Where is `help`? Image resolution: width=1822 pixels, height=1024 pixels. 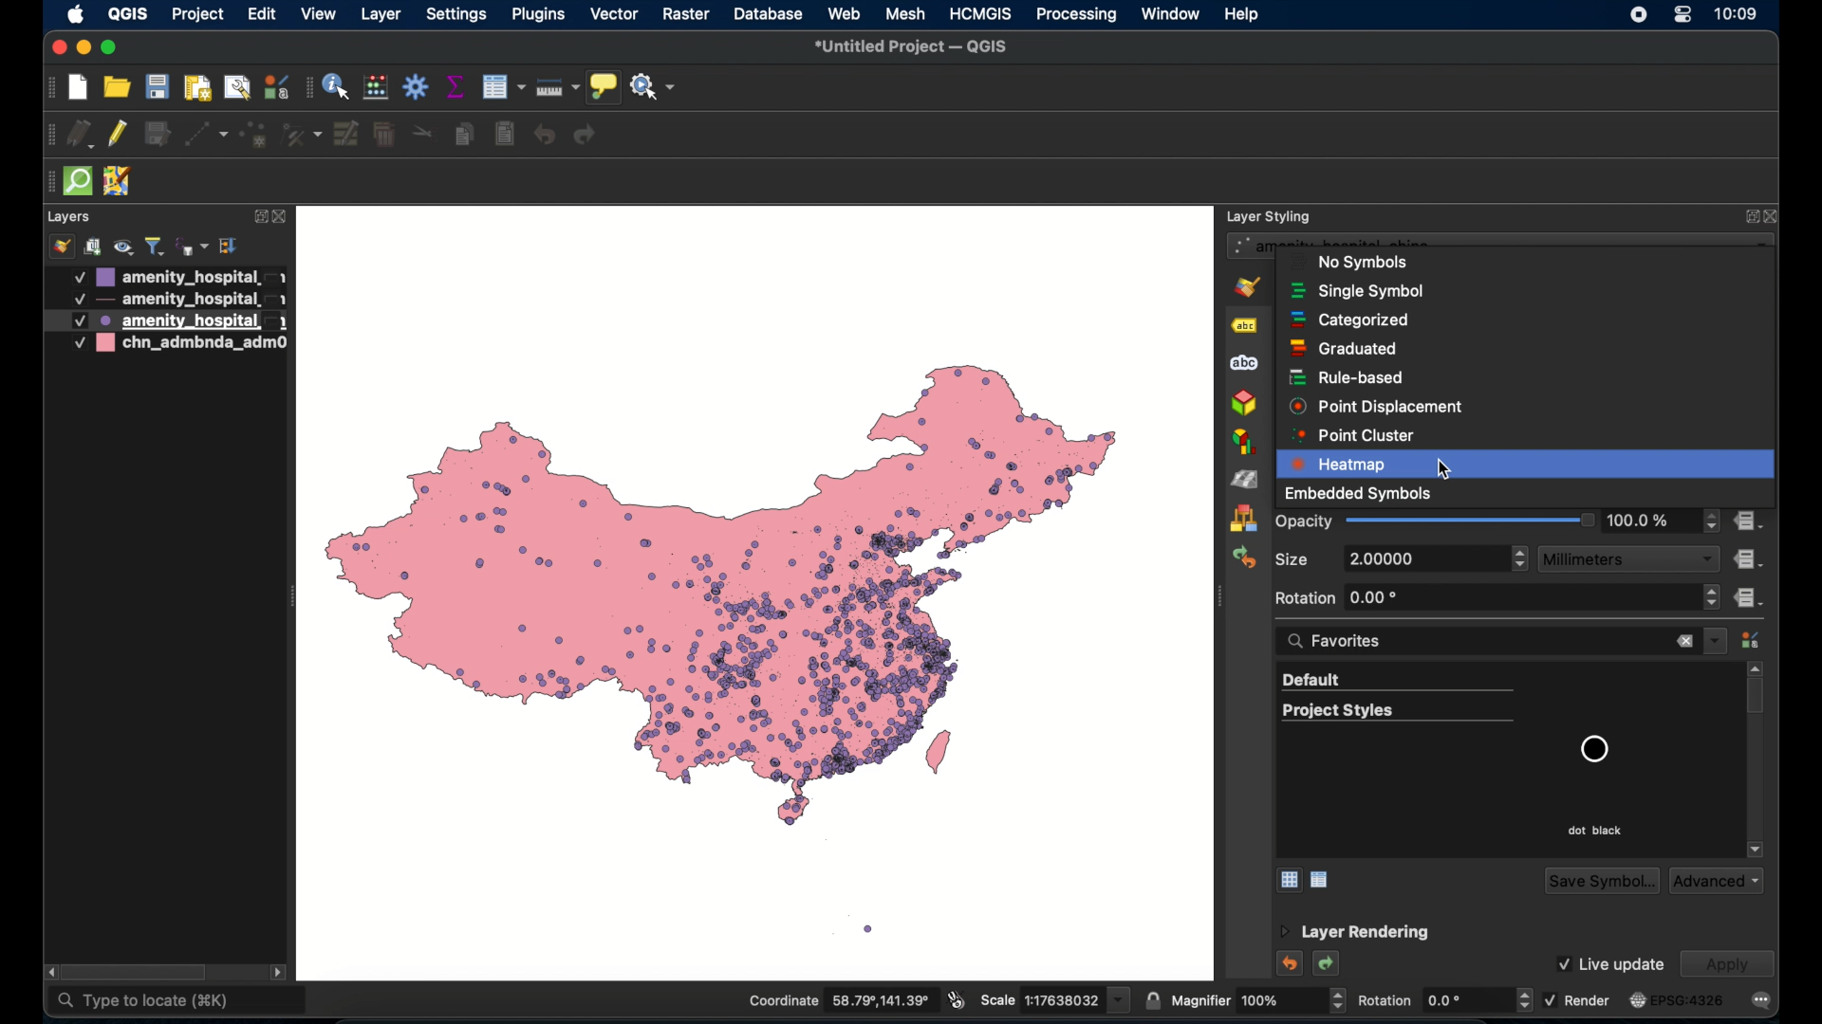
help is located at coordinates (1244, 14).